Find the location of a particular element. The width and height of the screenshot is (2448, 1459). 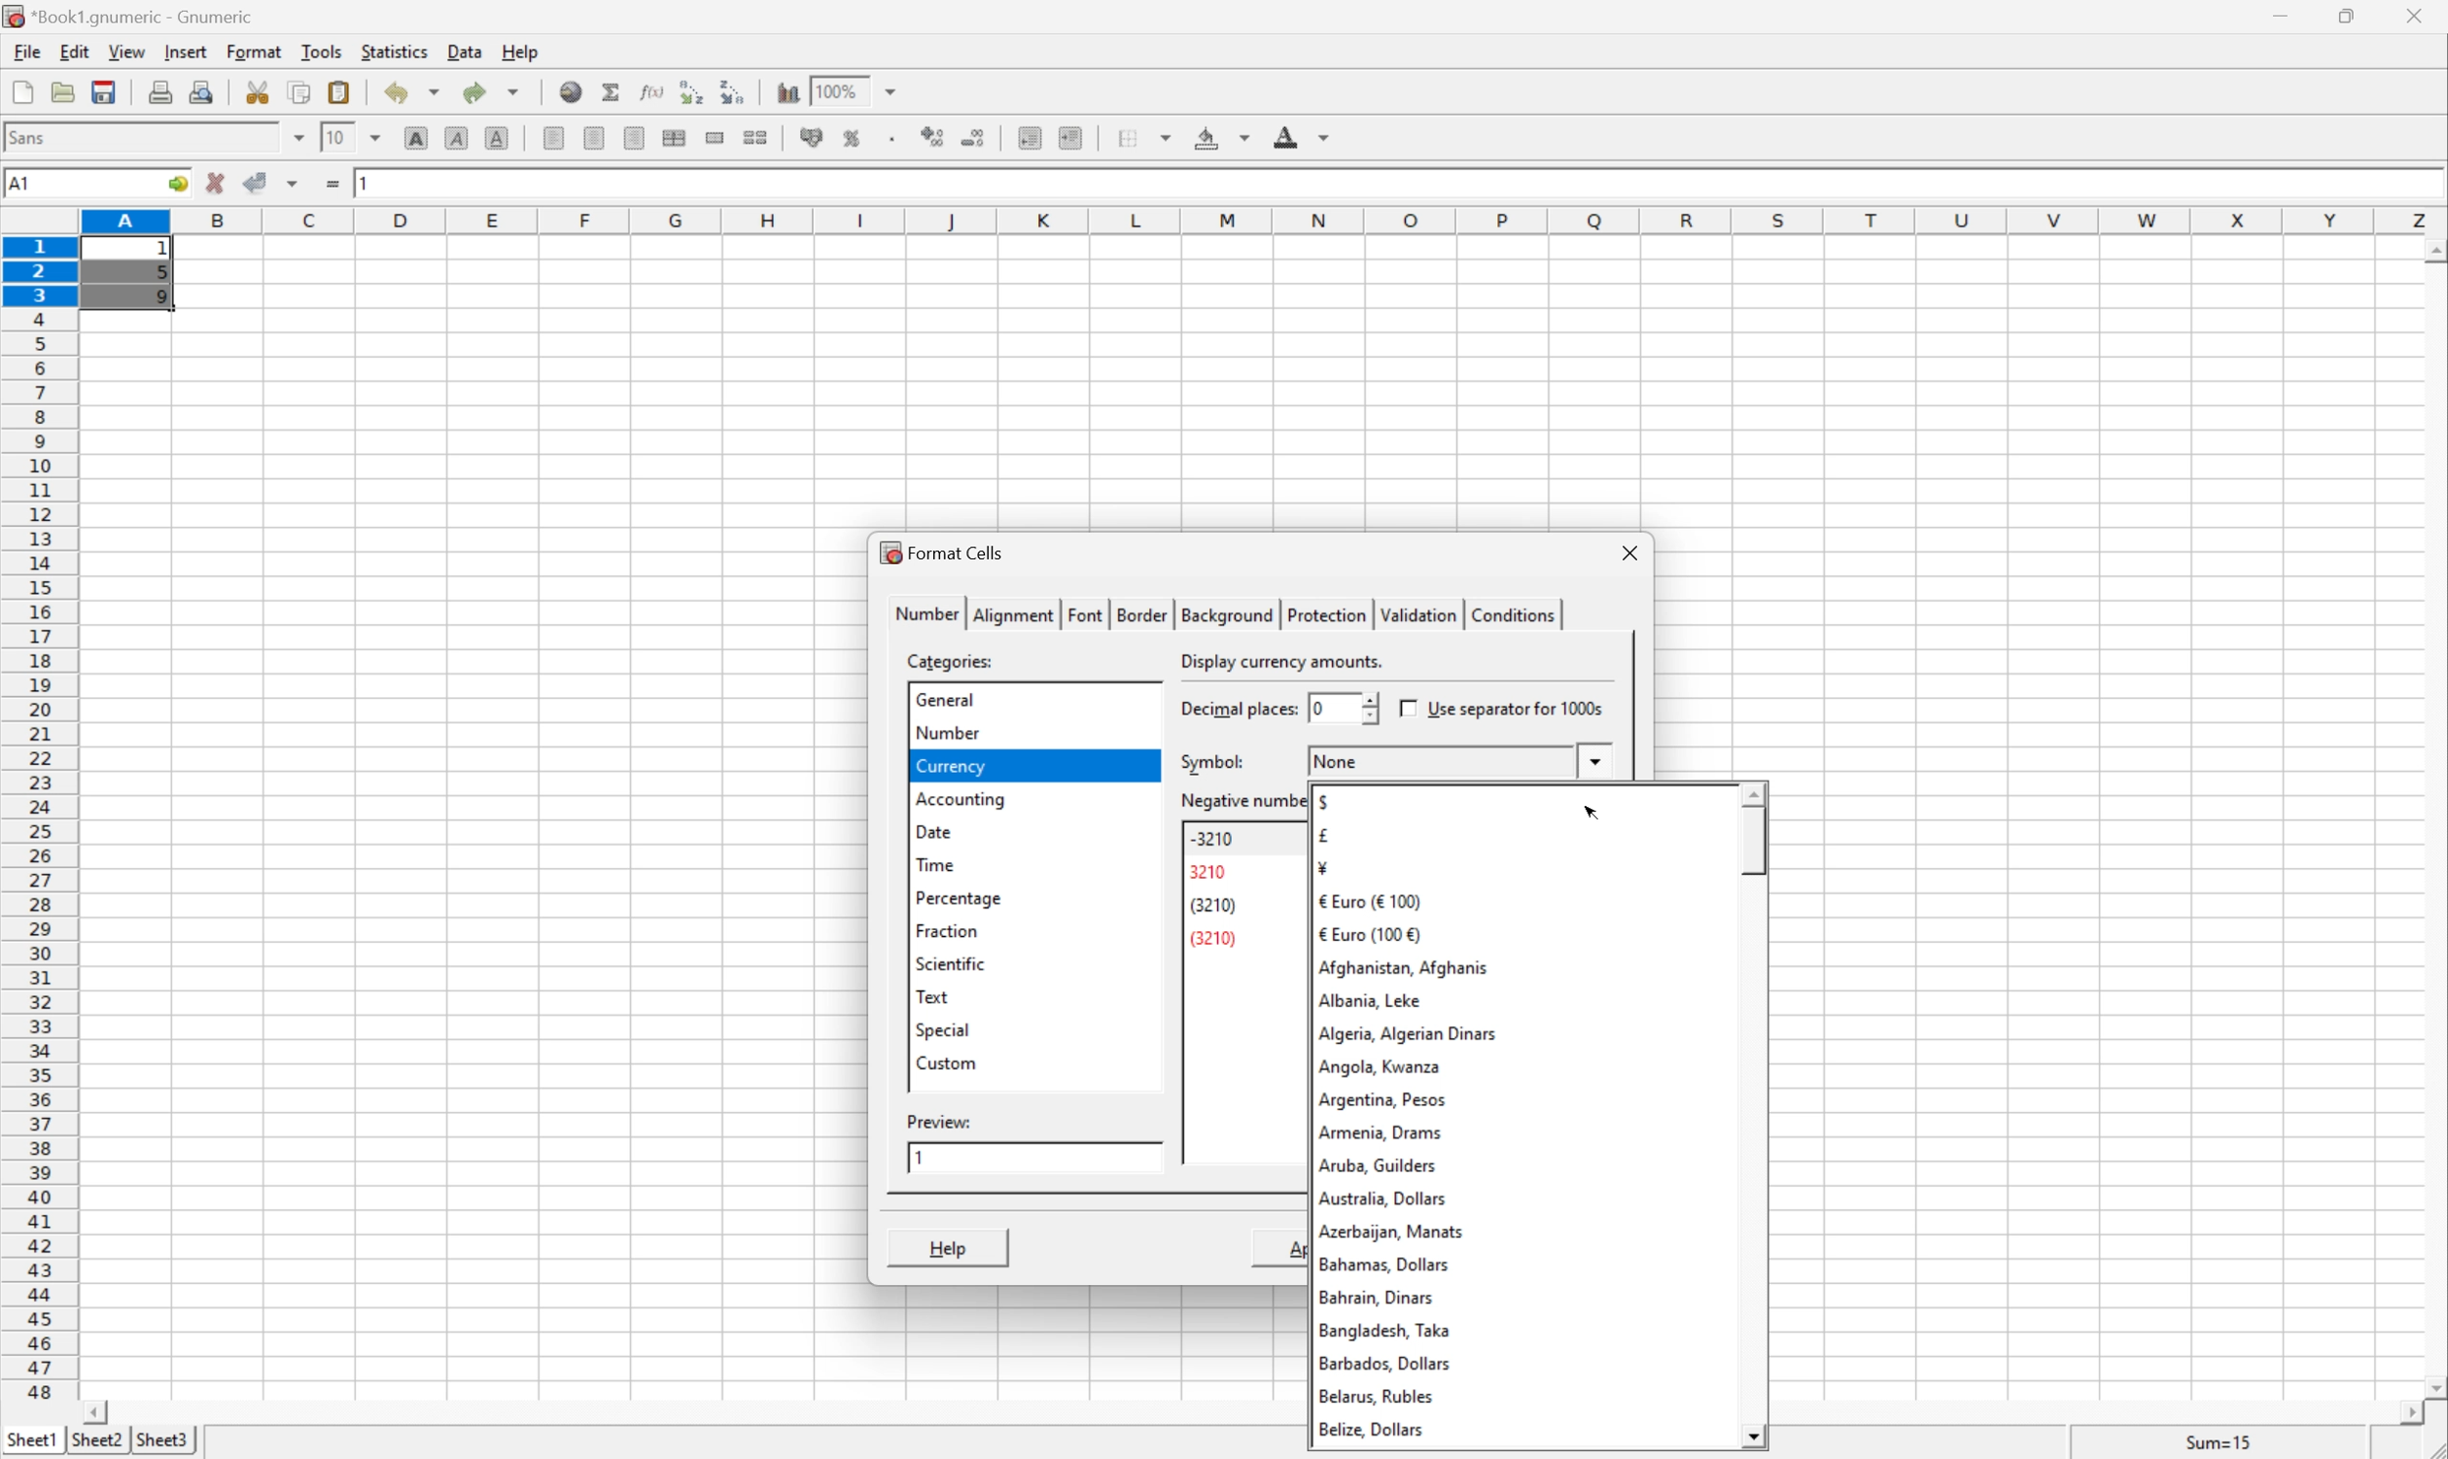

none is located at coordinates (1342, 759).